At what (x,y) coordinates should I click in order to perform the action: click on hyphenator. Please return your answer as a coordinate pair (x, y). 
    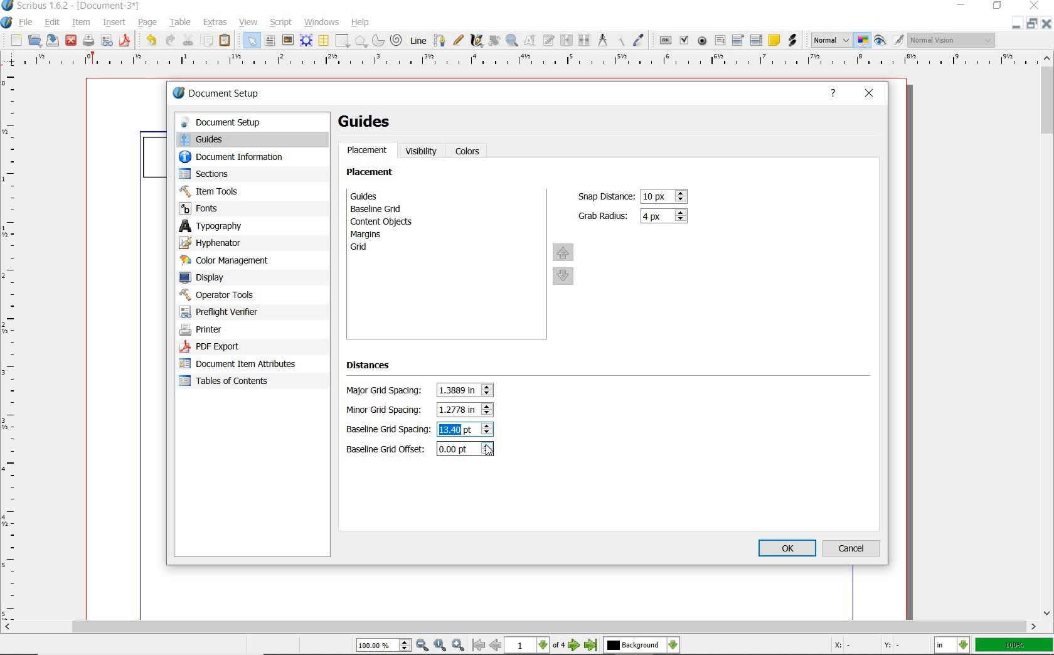
    Looking at the image, I should click on (245, 243).